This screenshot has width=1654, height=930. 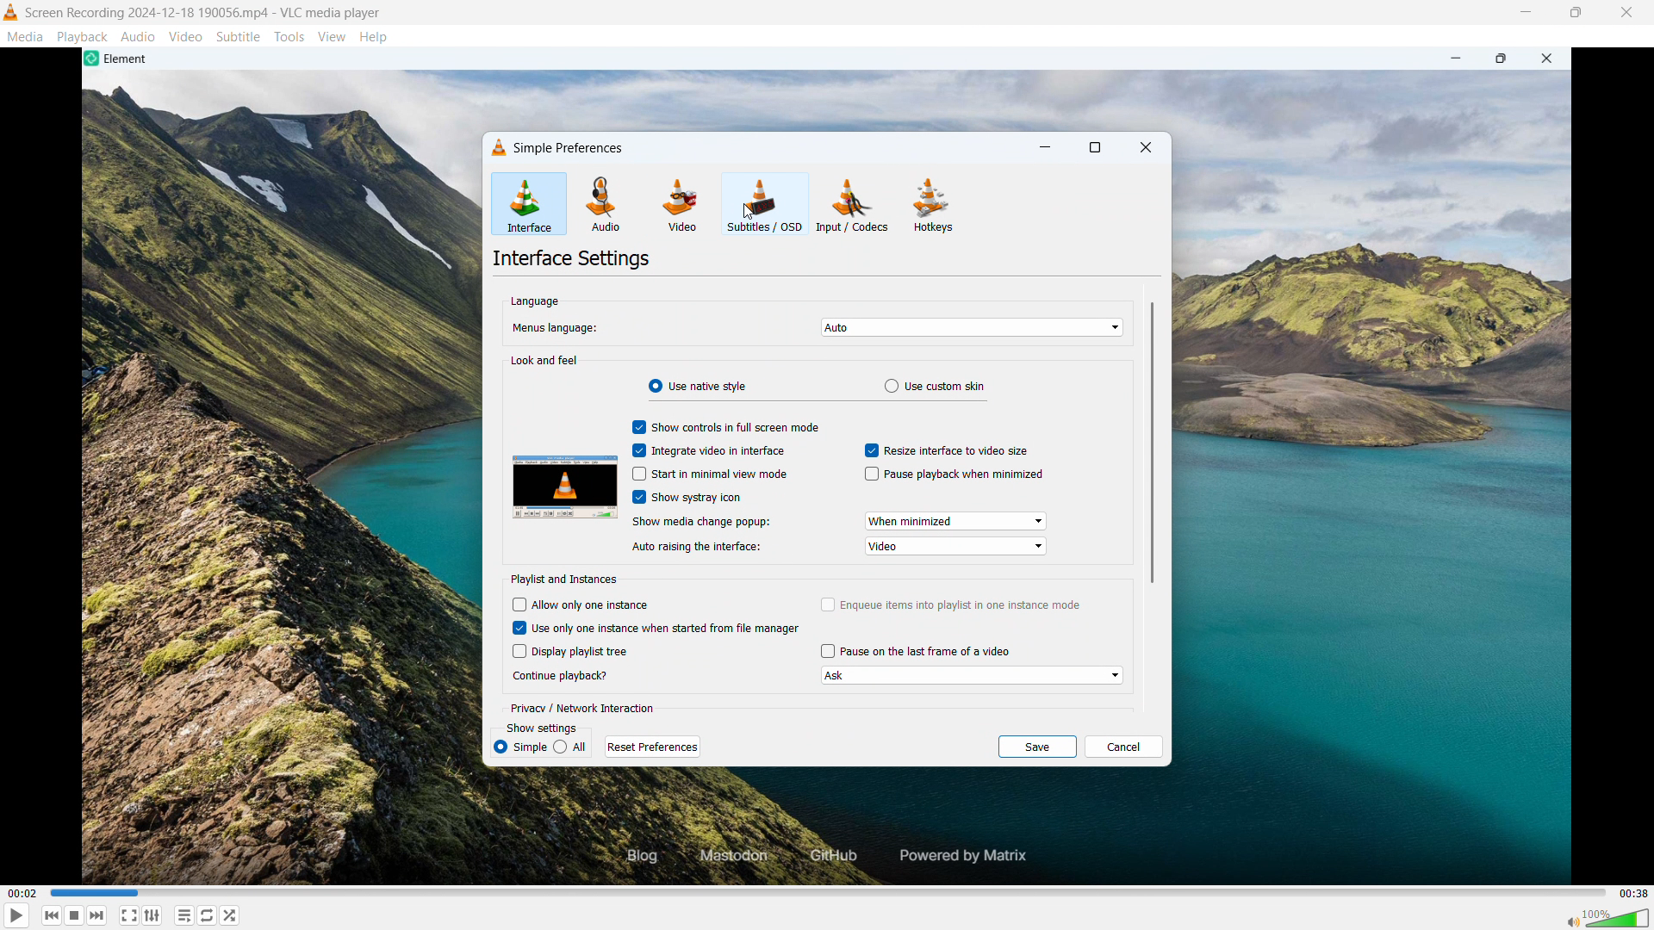 I want to click on Maximise dialogue box , so click(x=1096, y=147).